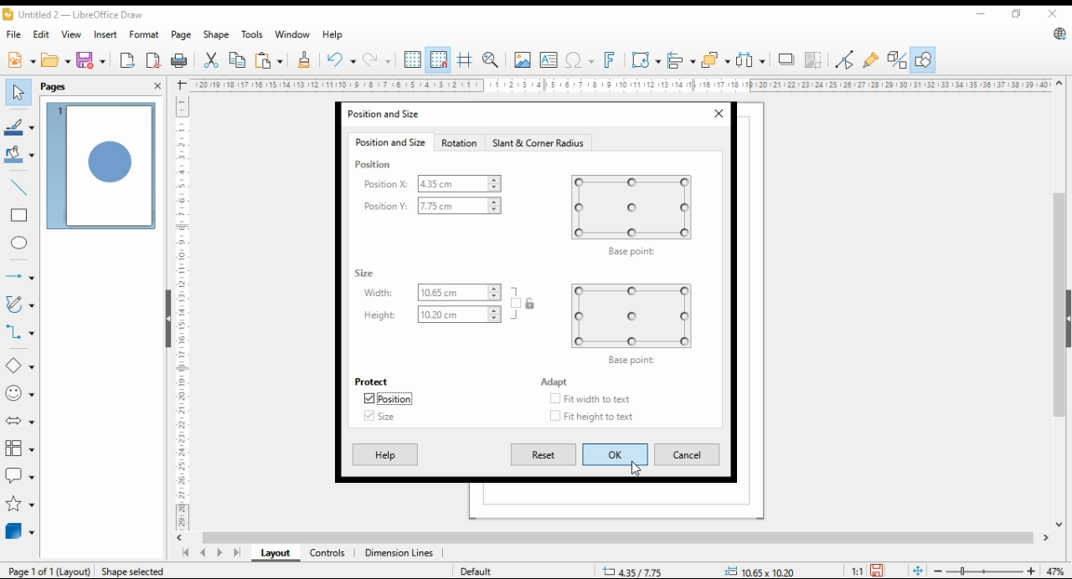 This screenshot has height=579, width=1072. Describe the element at coordinates (388, 399) in the screenshot. I see `position` at that location.